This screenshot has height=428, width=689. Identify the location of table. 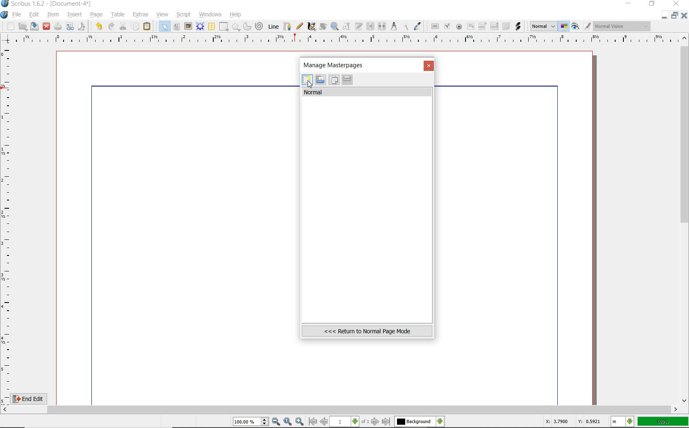
(116, 14).